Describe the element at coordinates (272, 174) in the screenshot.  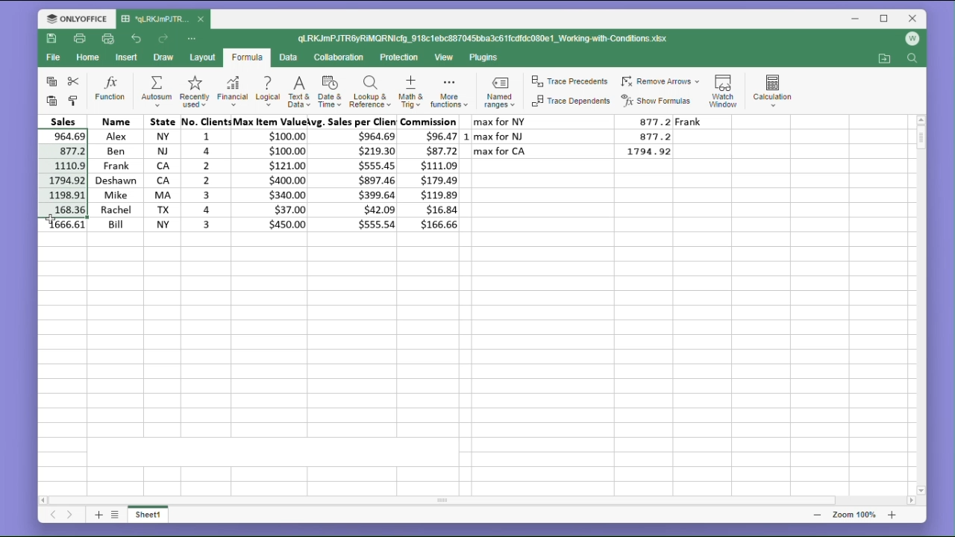
I see `max item values` at that location.